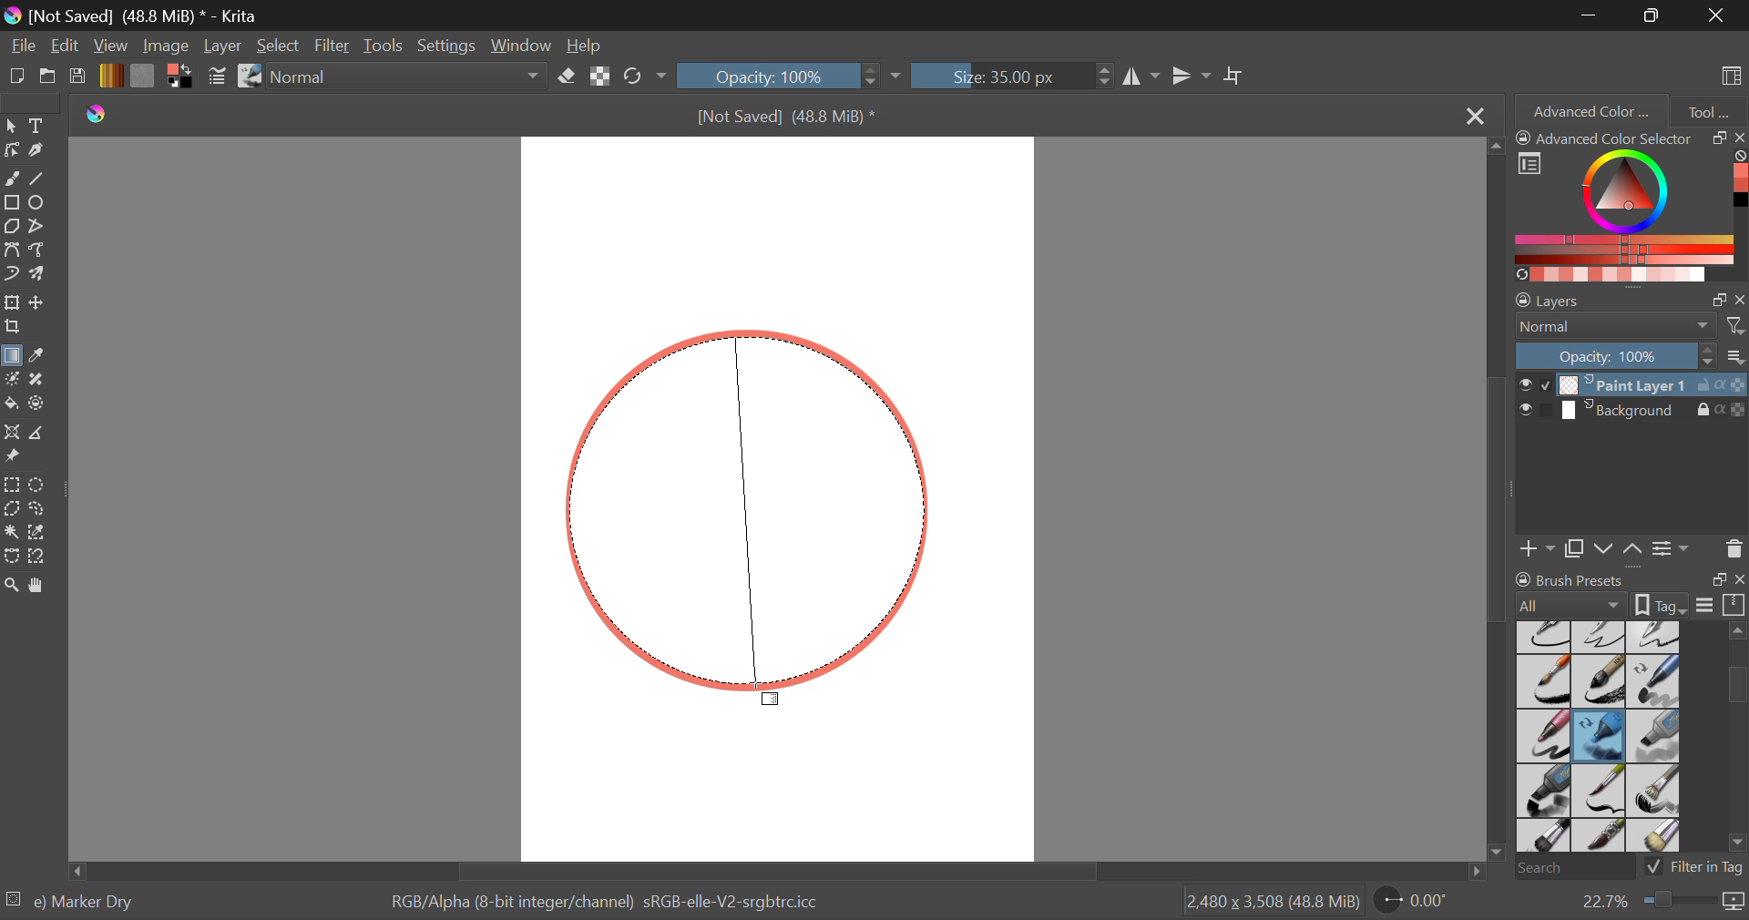 This screenshot has height=920, width=1749. Describe the element at coordinates (11, 302) in the screenshot. I see `Transform a layer` at that location.